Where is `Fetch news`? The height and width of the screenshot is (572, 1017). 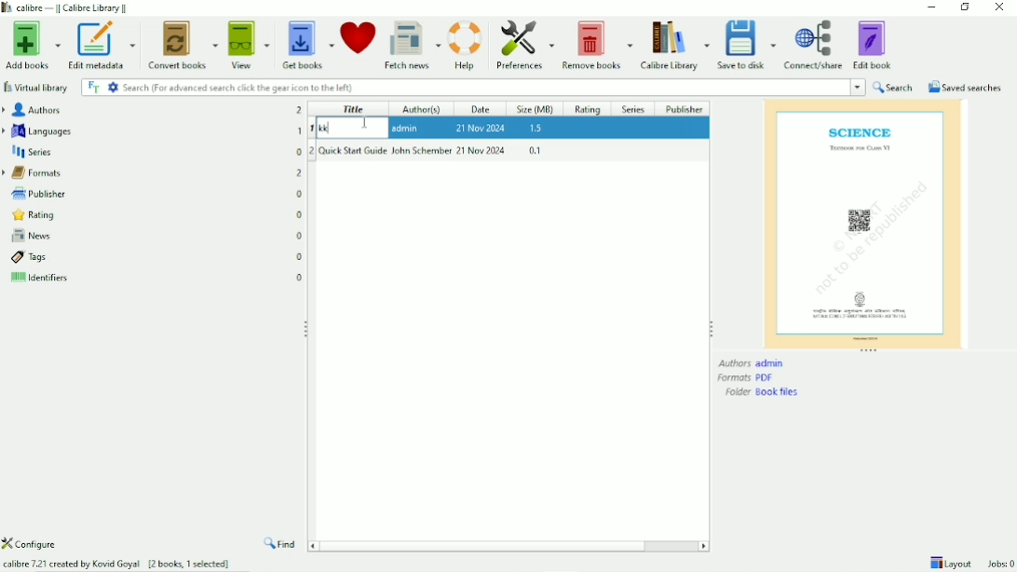 Fetch news is located at coordinates (412, 46).